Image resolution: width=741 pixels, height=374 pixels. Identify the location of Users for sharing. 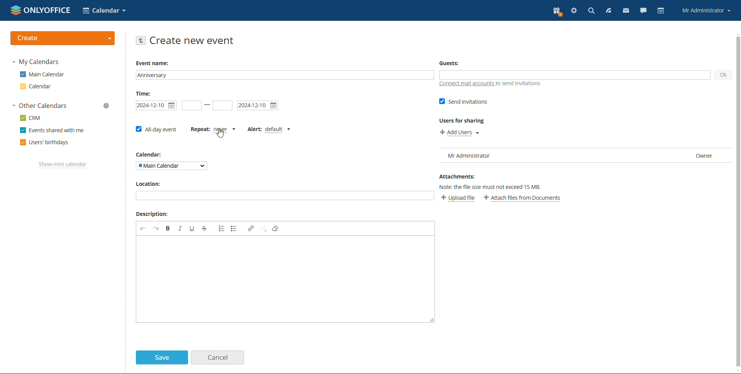
(458, 120).